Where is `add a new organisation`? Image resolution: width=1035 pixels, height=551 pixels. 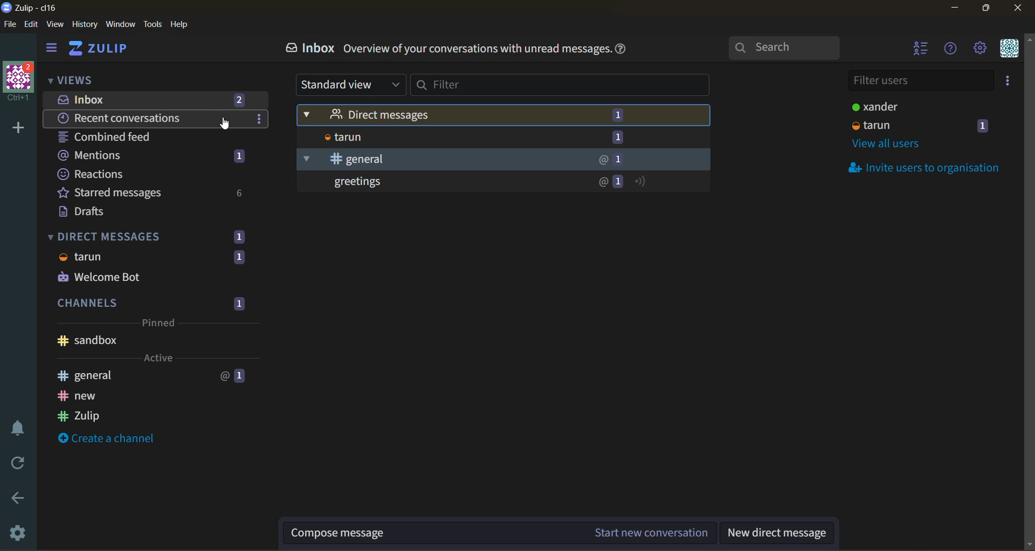 add a new organisation is located at coordinates (18, 129).